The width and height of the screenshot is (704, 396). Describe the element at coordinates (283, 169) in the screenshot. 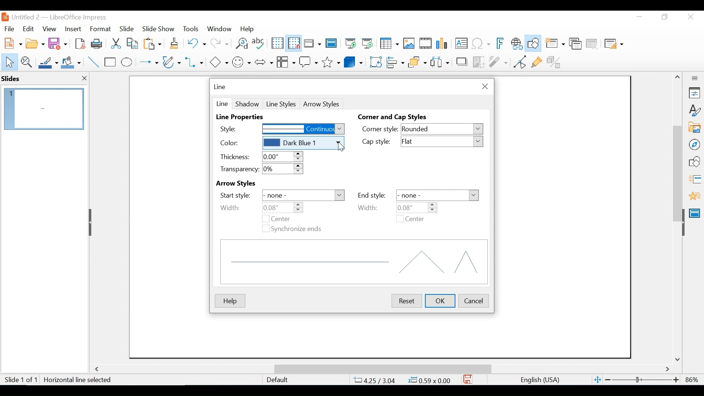

I see `0%` at that location.